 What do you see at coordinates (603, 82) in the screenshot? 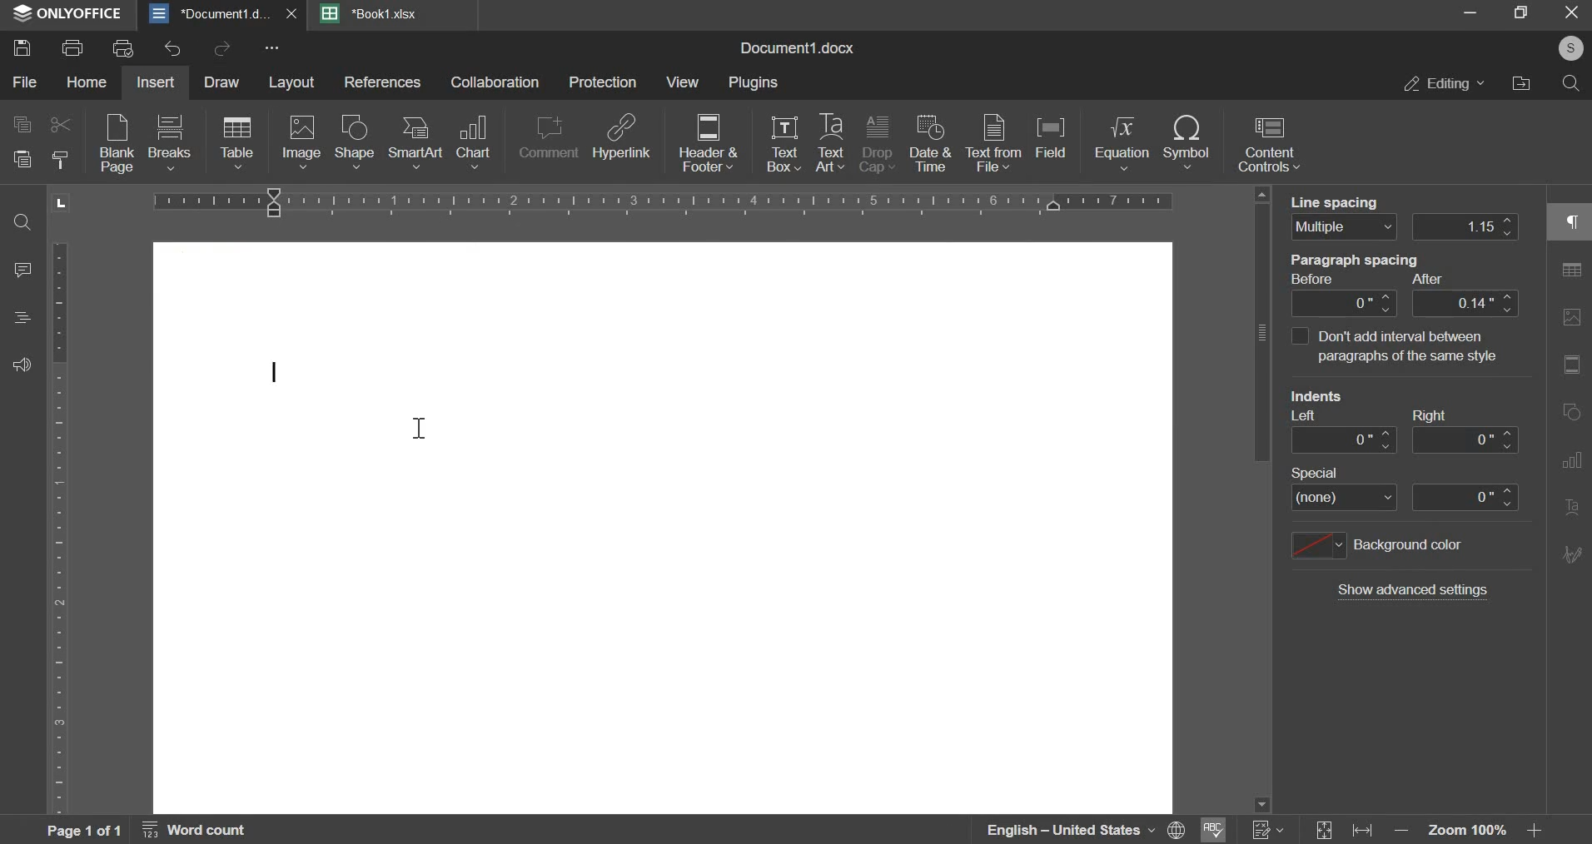
I see `protection` at bounding box center [603, 82].